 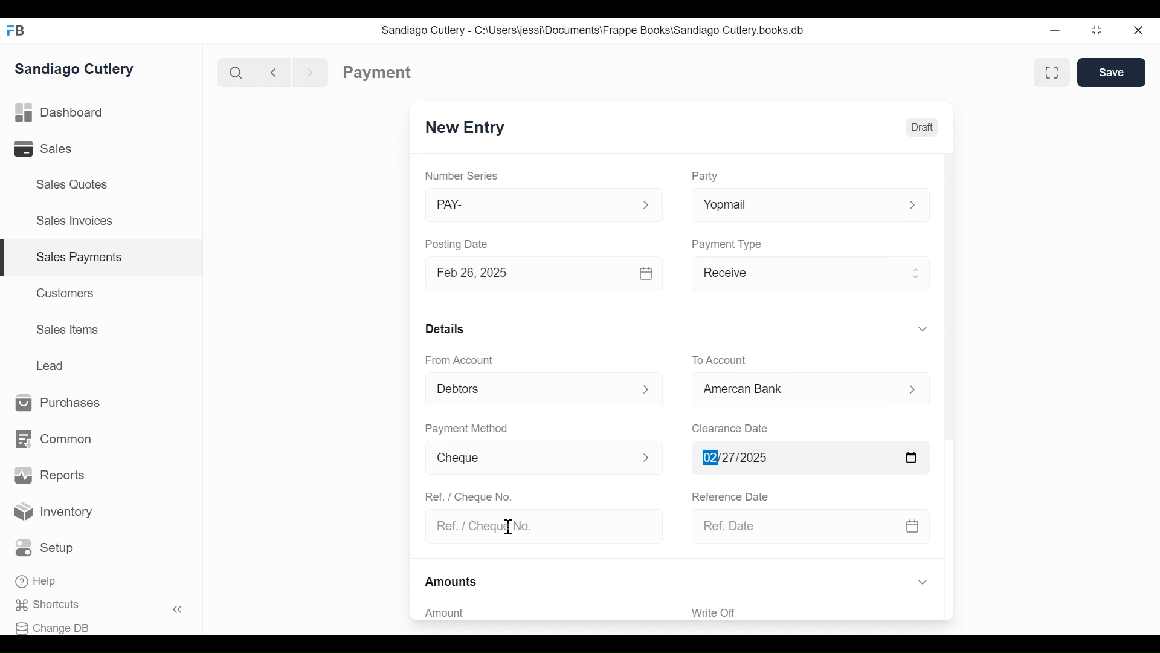 What do you see at coordinates (465, 128) in the screenshot?
I see `New Entry` at bounding box center [465, 128].